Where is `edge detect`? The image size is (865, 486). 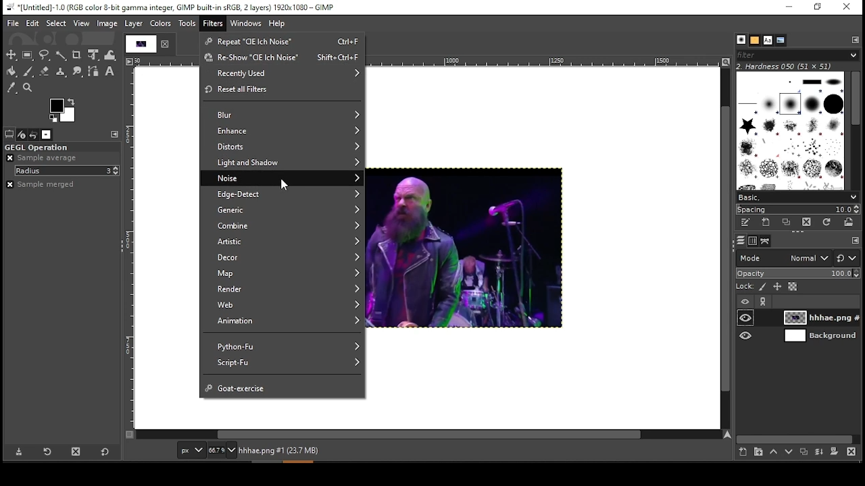
edge detect is located at coordinates (285, 194).